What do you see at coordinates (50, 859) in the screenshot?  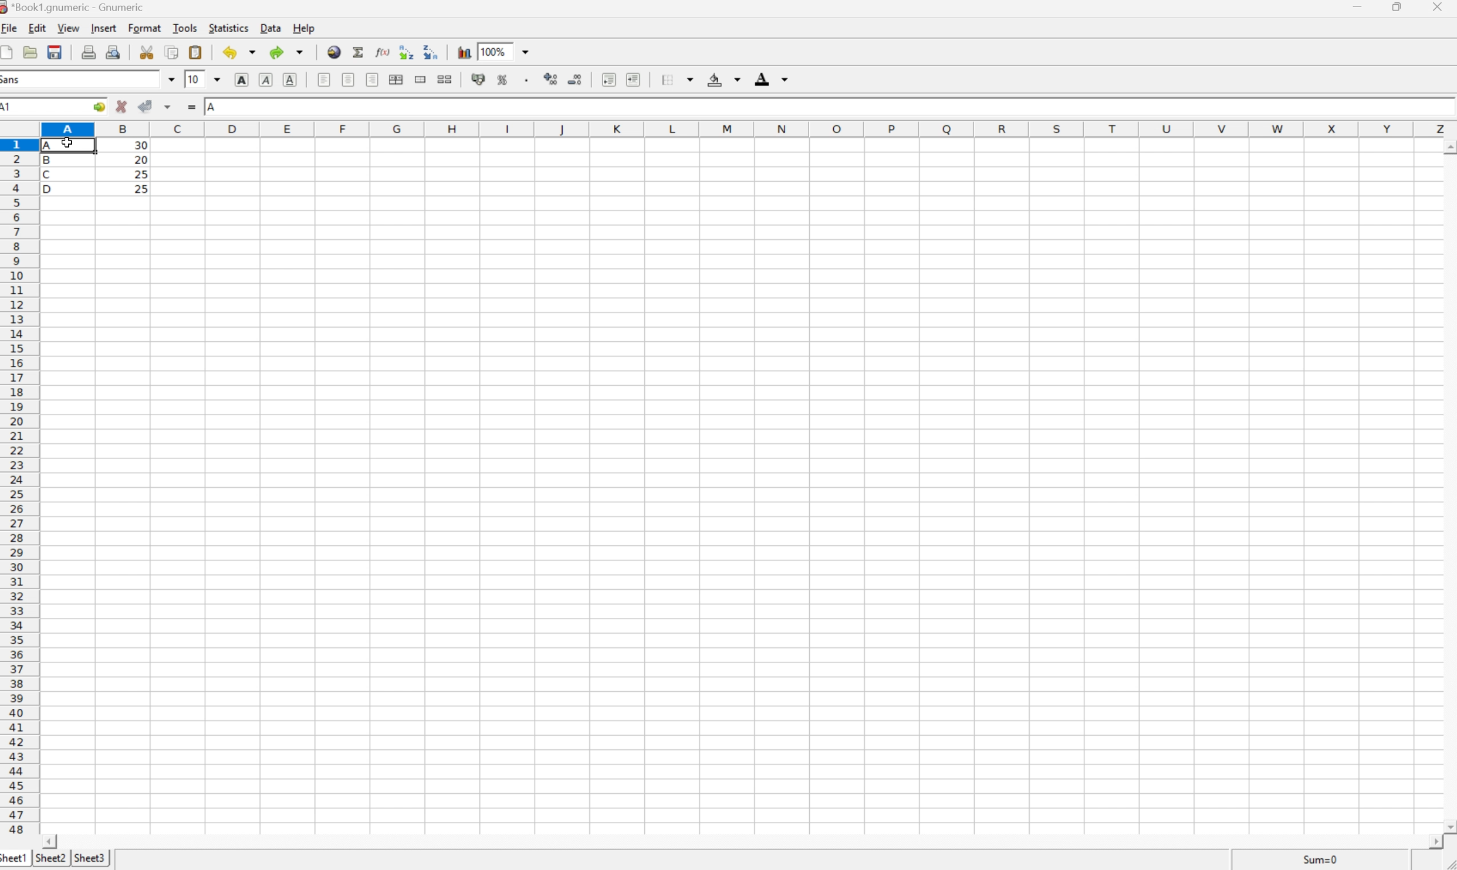 I see `Sheet2` at bounding box center [50, 859].